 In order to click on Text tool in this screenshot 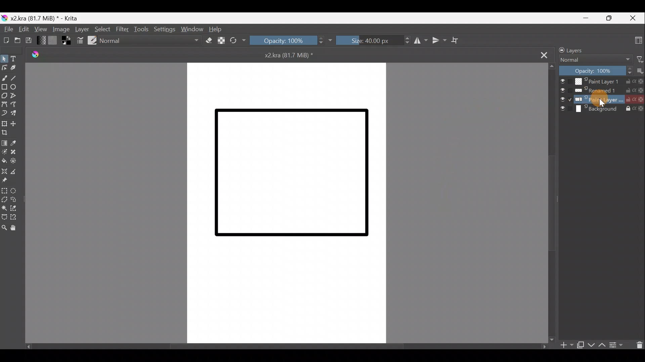, I will do `click(15, 58)`.